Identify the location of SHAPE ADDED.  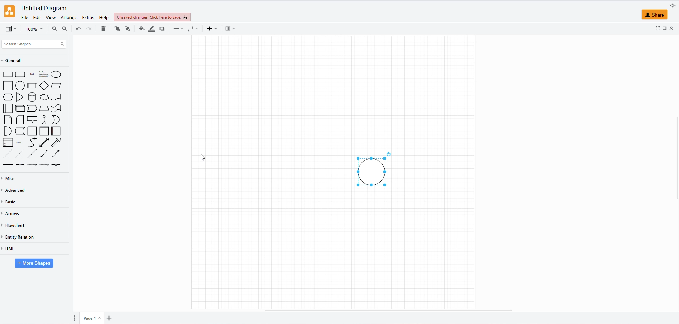
(373, 171).